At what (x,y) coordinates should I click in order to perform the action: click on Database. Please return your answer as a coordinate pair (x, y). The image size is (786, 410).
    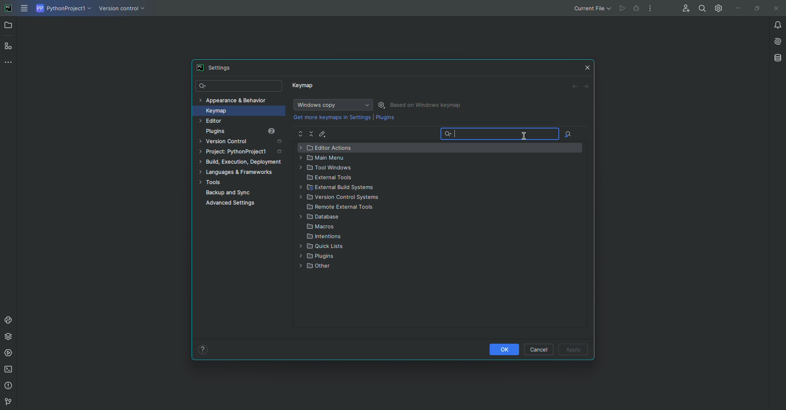
    Looking at the image, I should click on (321, 217).